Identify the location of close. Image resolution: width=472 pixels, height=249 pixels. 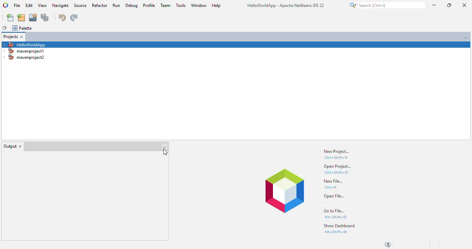
(465, 5).